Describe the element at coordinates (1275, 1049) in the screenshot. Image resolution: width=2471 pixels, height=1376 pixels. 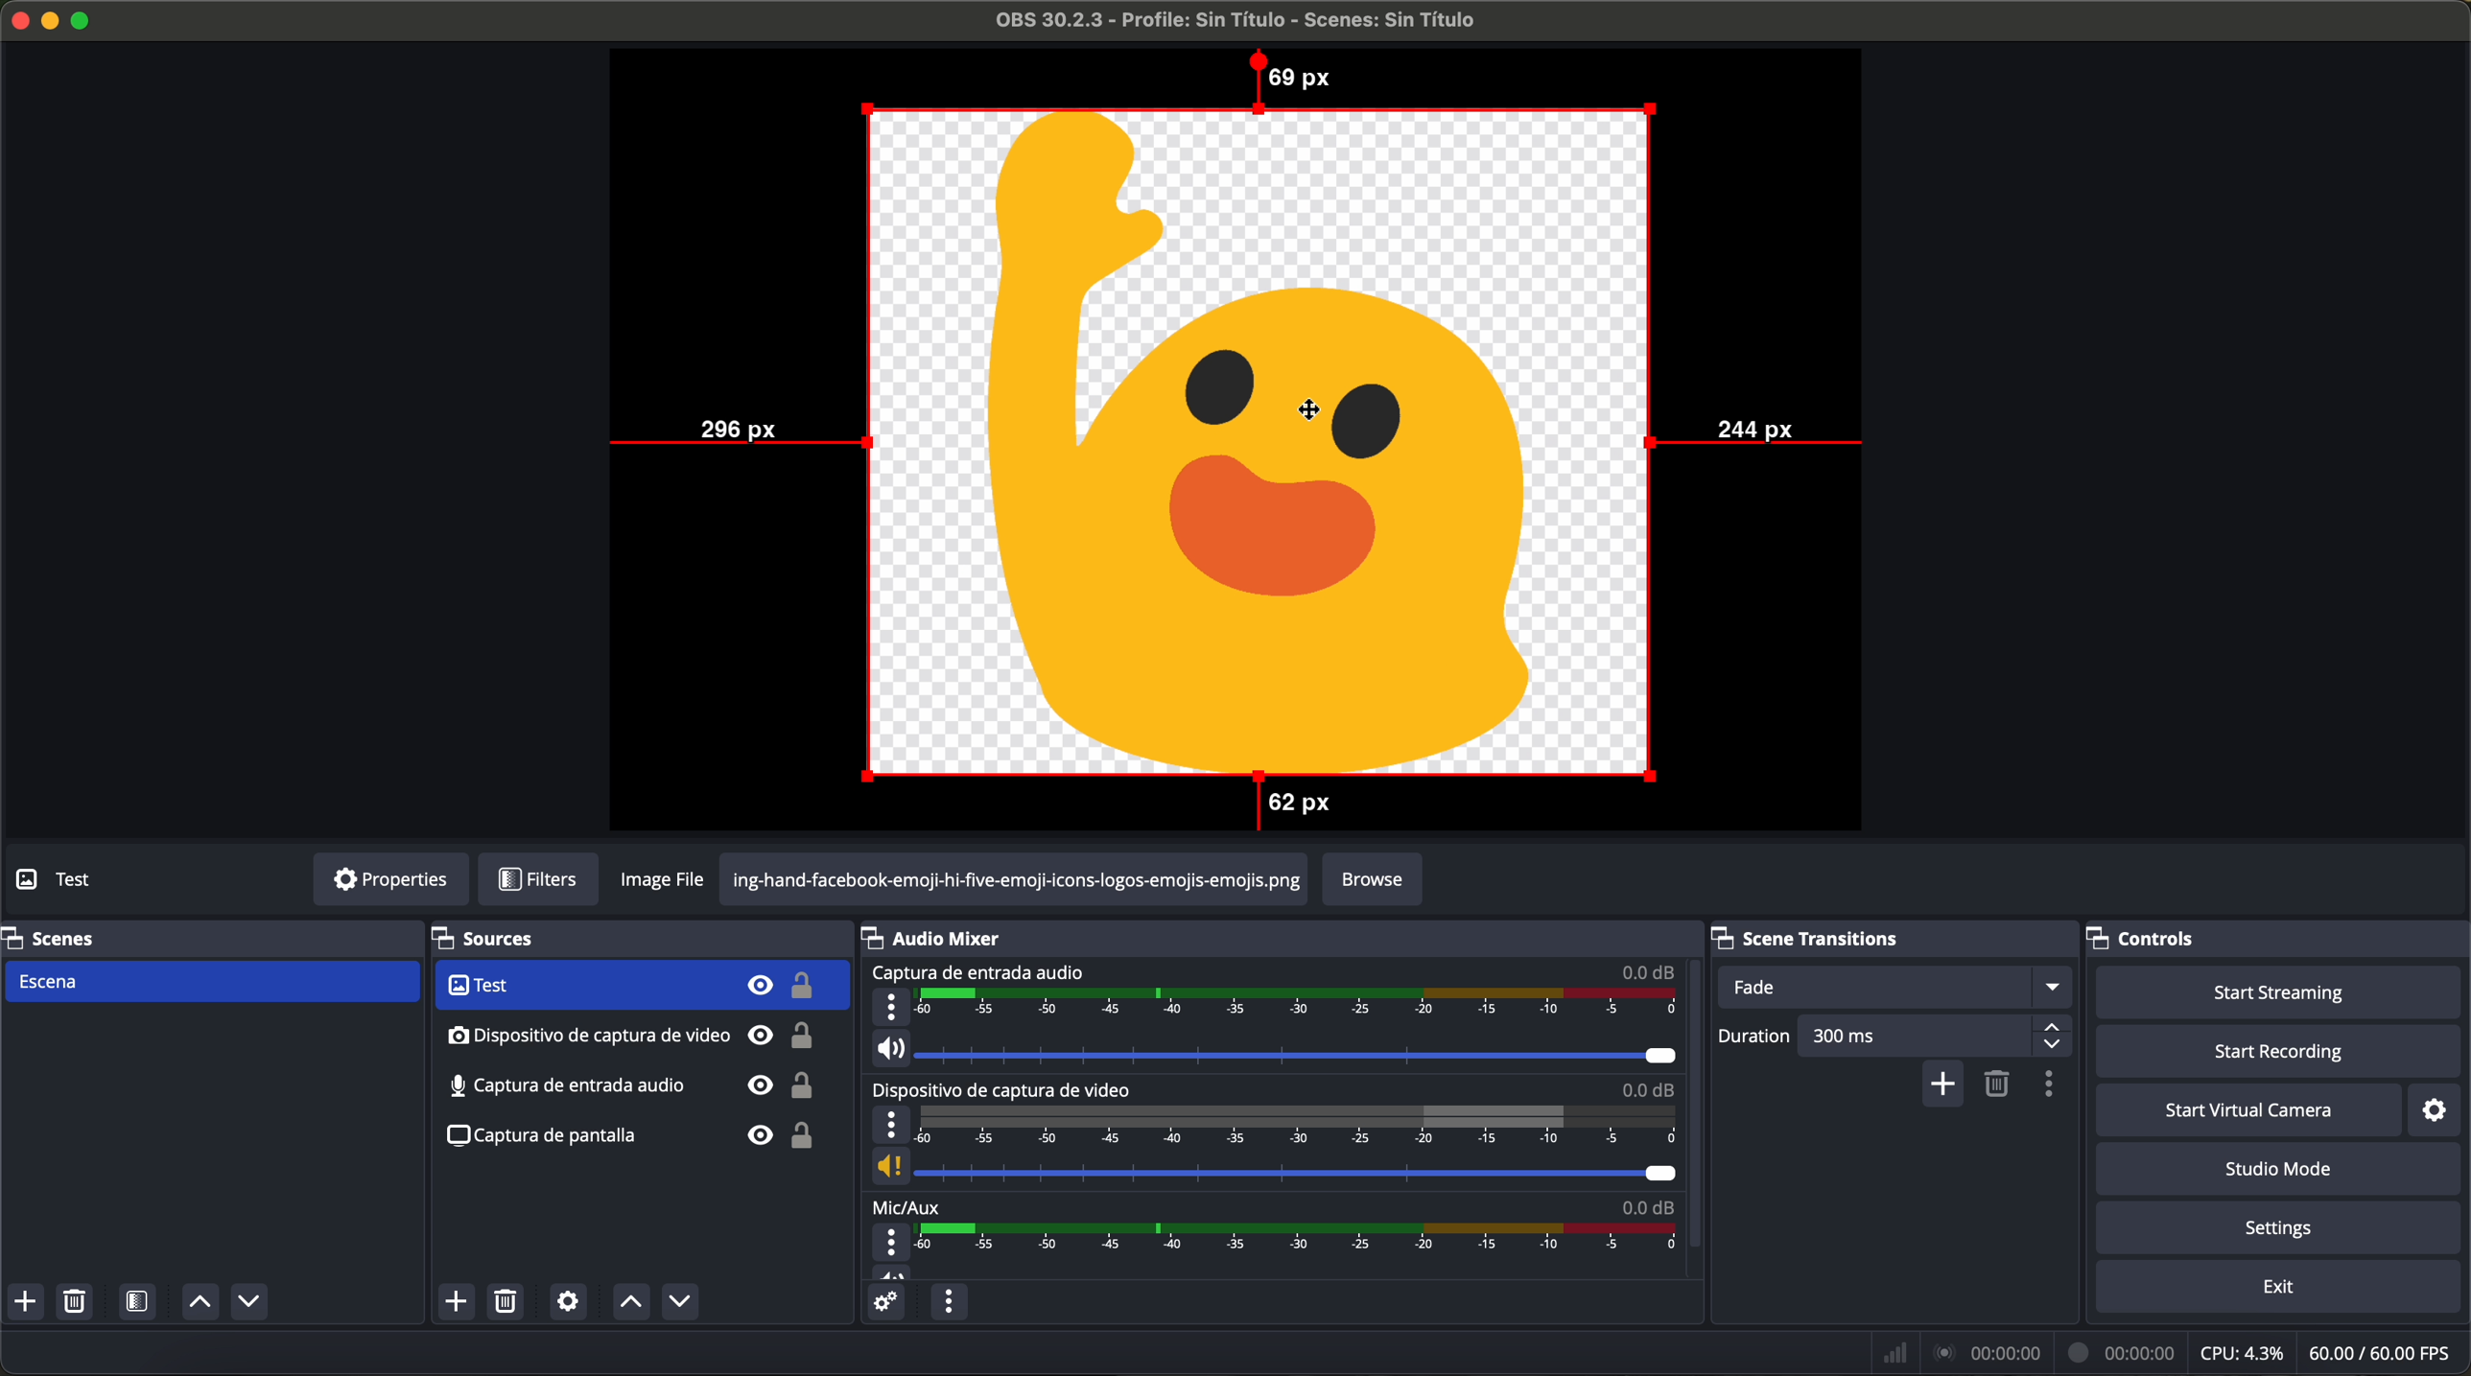
I see `vol` at that location.